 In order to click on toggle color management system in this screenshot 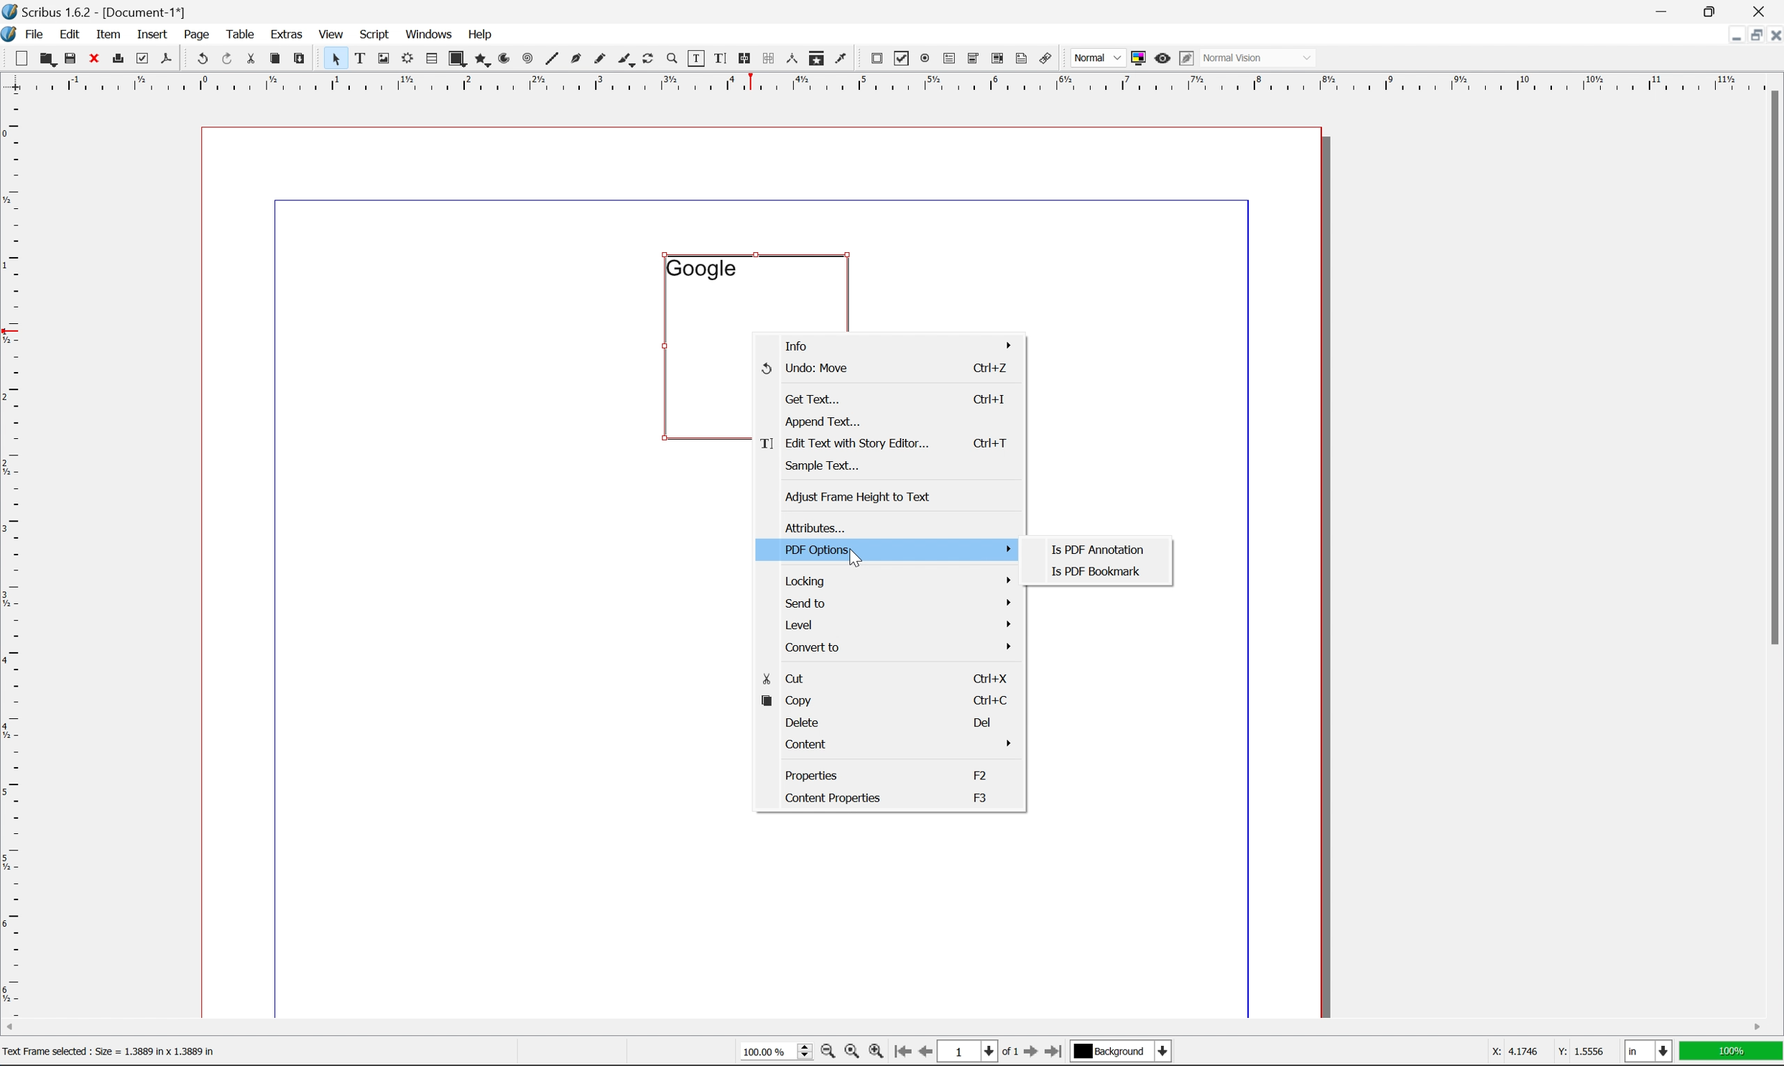, I will do `click(1135, 57)`.